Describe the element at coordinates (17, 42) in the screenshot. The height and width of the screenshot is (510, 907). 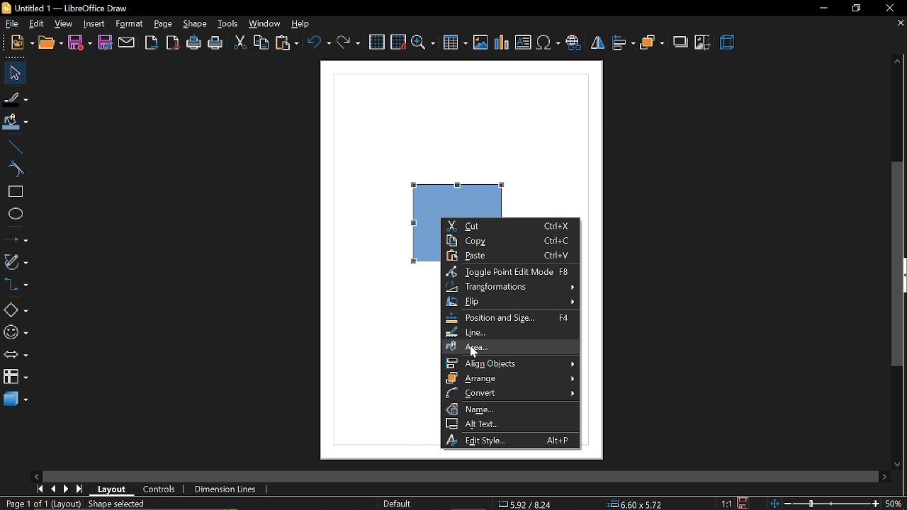
I see `New` at that location.